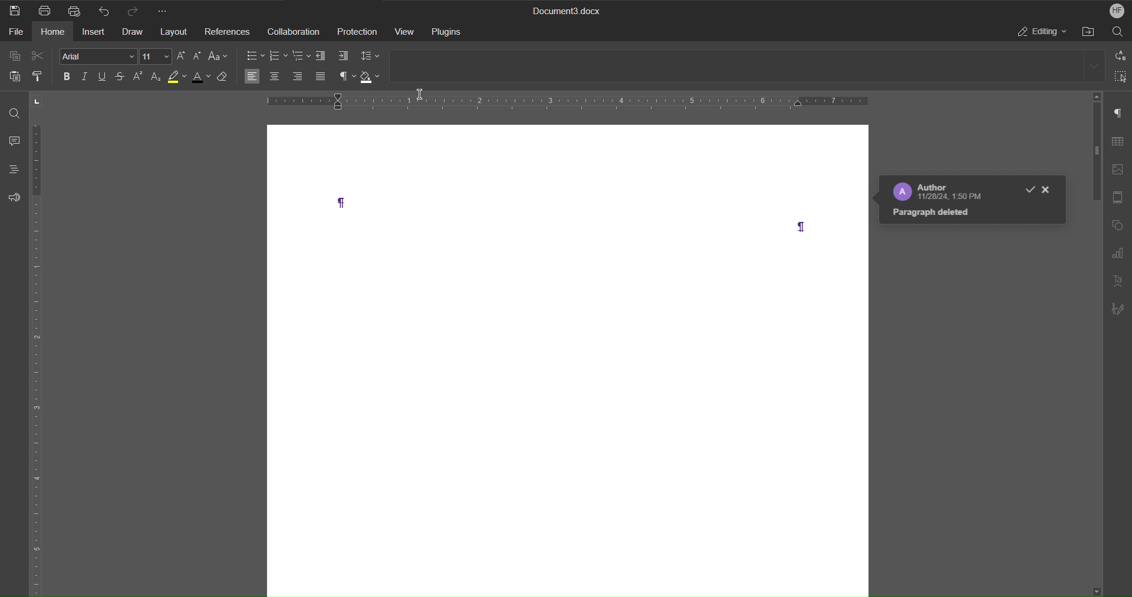 The width and height of the screenshot is (1132, 597). Describe the element at coordinates (96, 34) in the screenshot. I see `Insert` at that location.